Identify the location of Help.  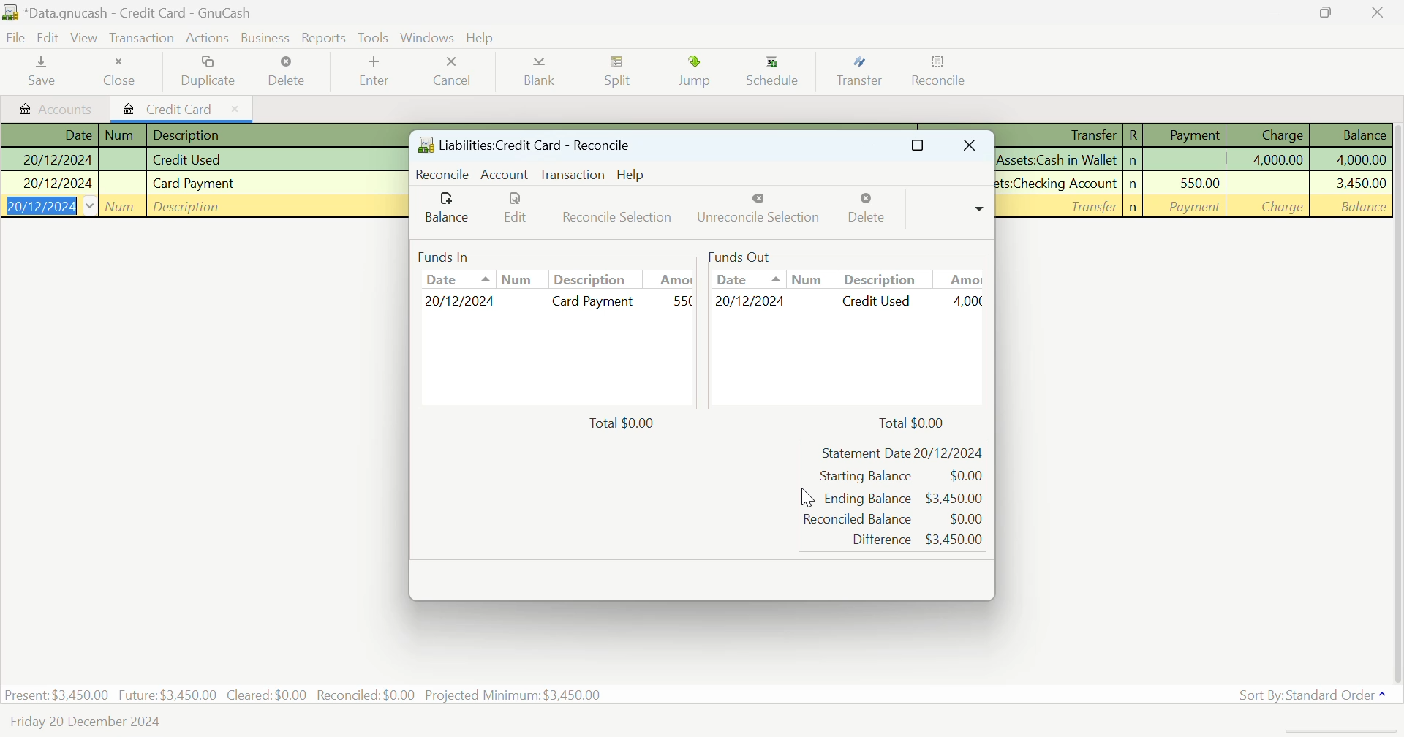
(482, 37).